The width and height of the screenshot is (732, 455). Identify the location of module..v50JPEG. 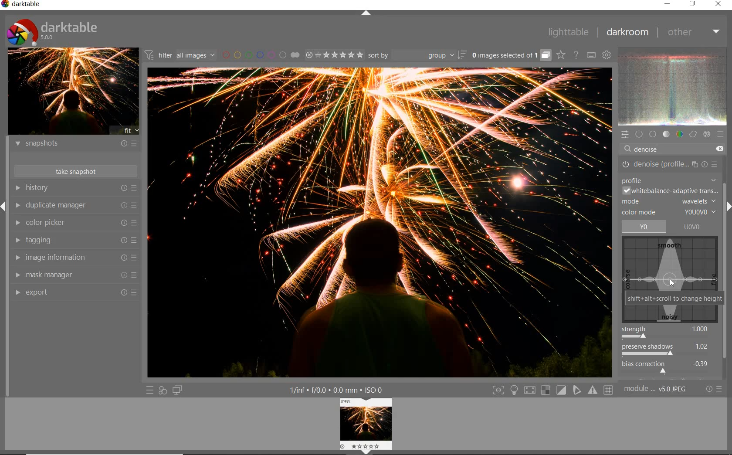
(654, 389).